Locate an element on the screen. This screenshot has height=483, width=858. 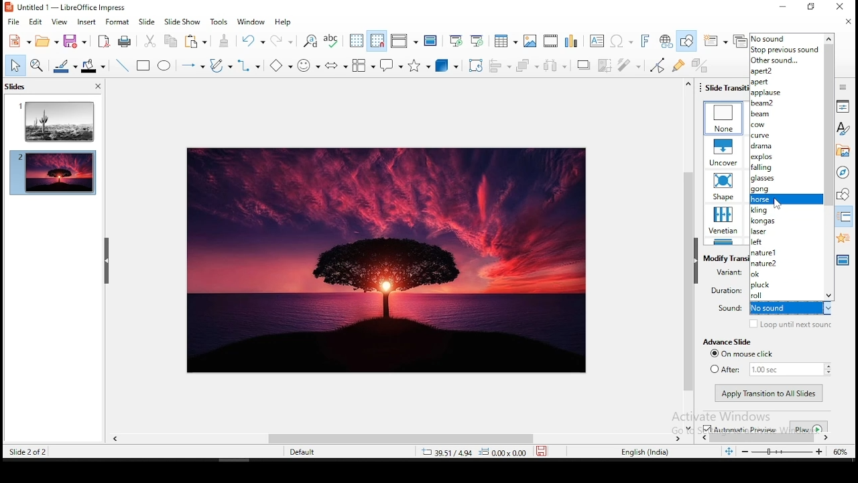
image is located at coordinates (387, 261).